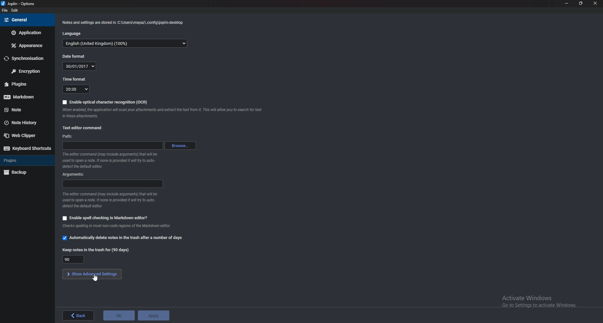 Image resolution: width=603 pixels, height=323 pixels. Describe the element at coordinates (26, 122) in the screenshot. I see `Note history` at that location.